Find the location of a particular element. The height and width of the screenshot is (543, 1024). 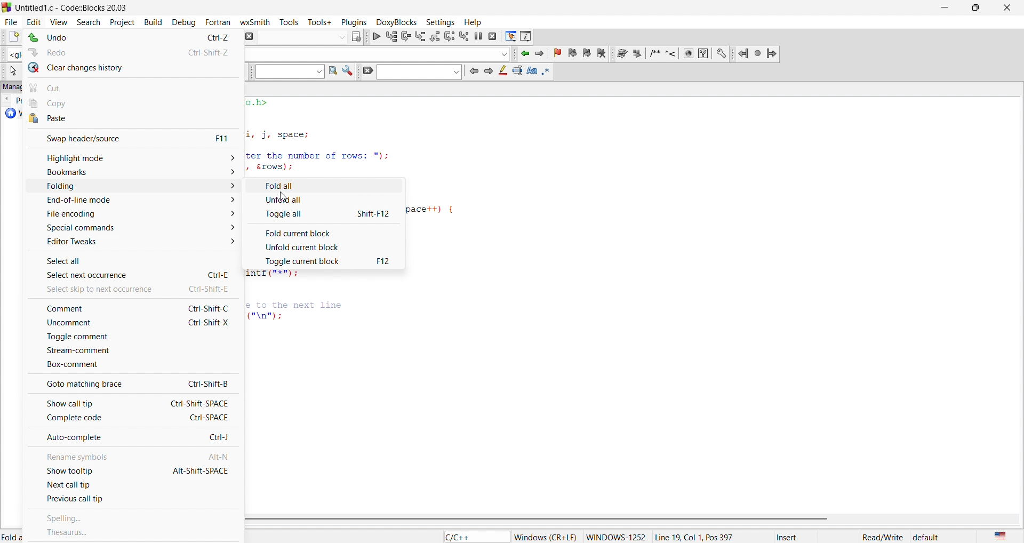

Code:Blocks is located at coordinates (6, 6).